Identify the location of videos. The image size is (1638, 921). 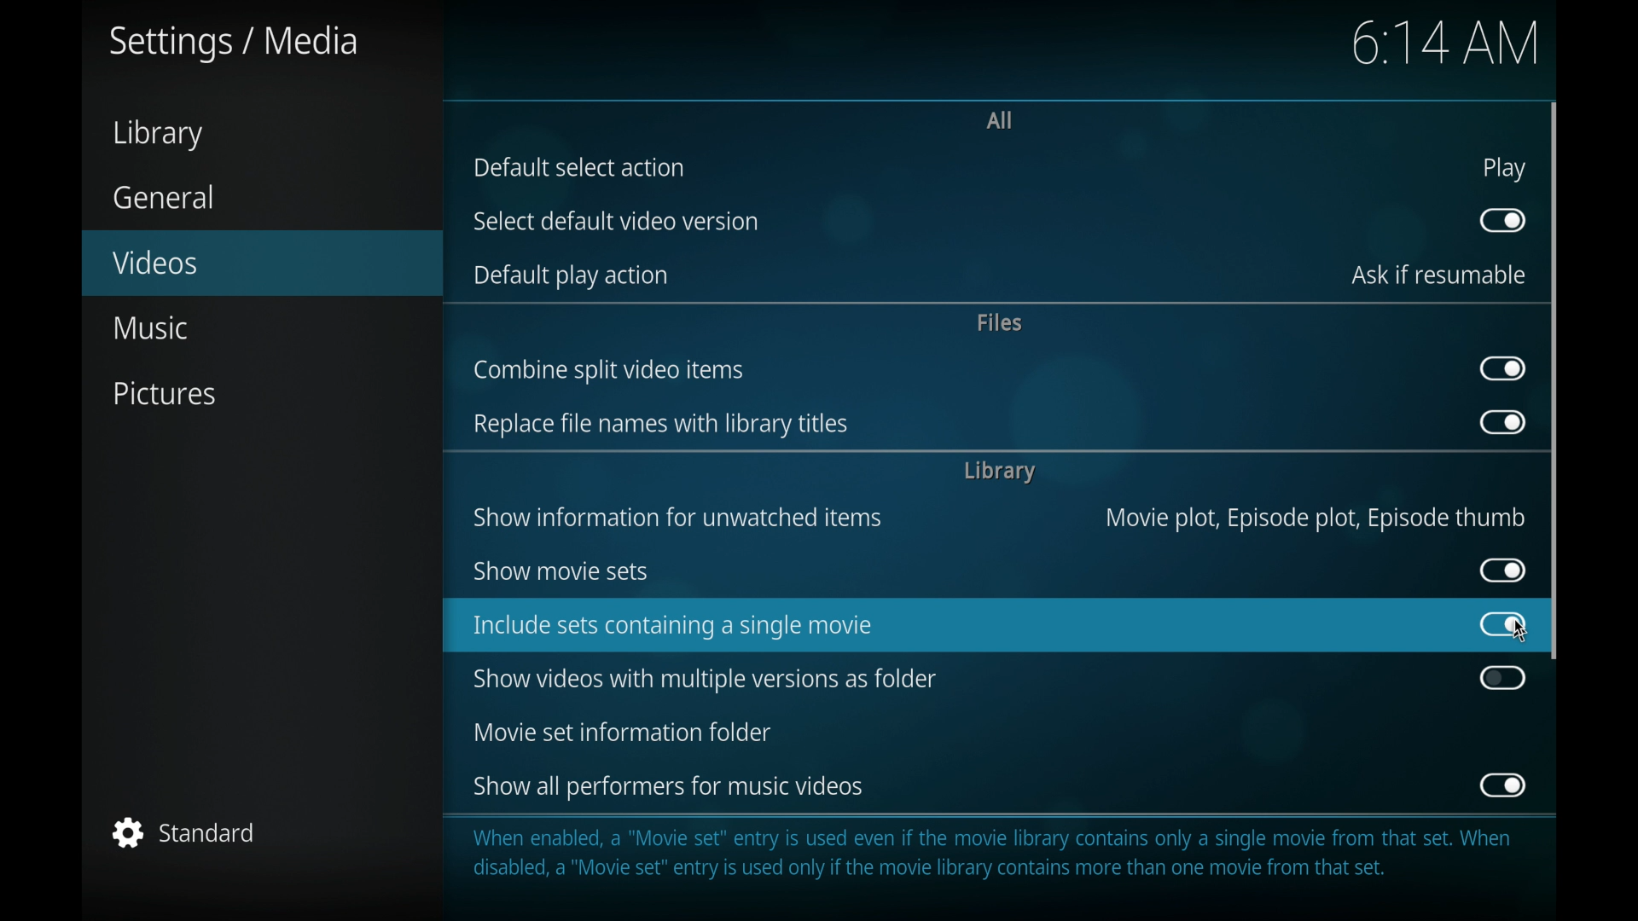
(264, 264).